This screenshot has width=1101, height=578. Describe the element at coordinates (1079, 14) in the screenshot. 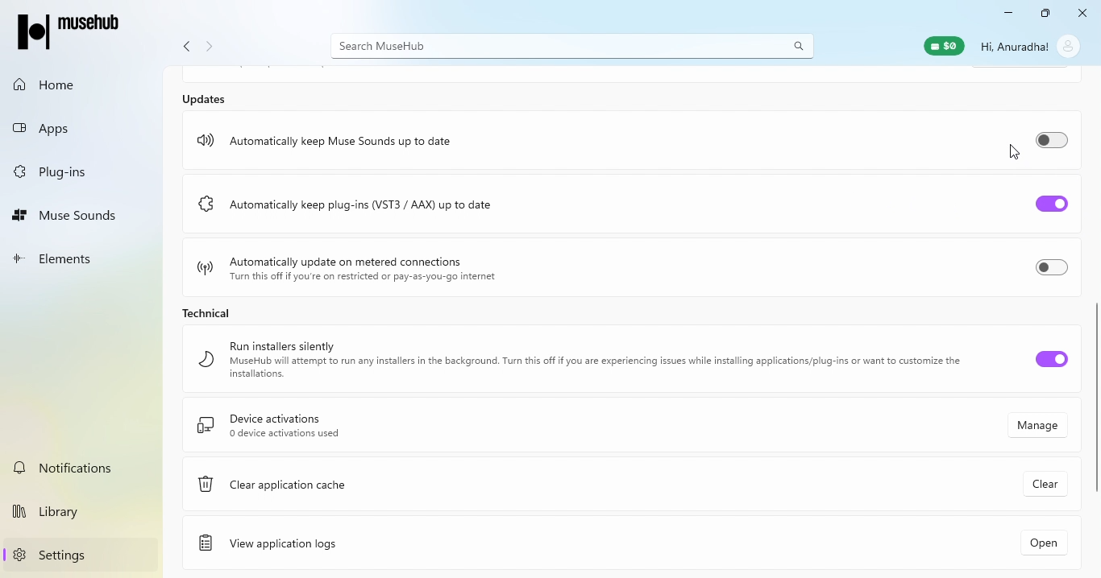

I see `Close` at that location.